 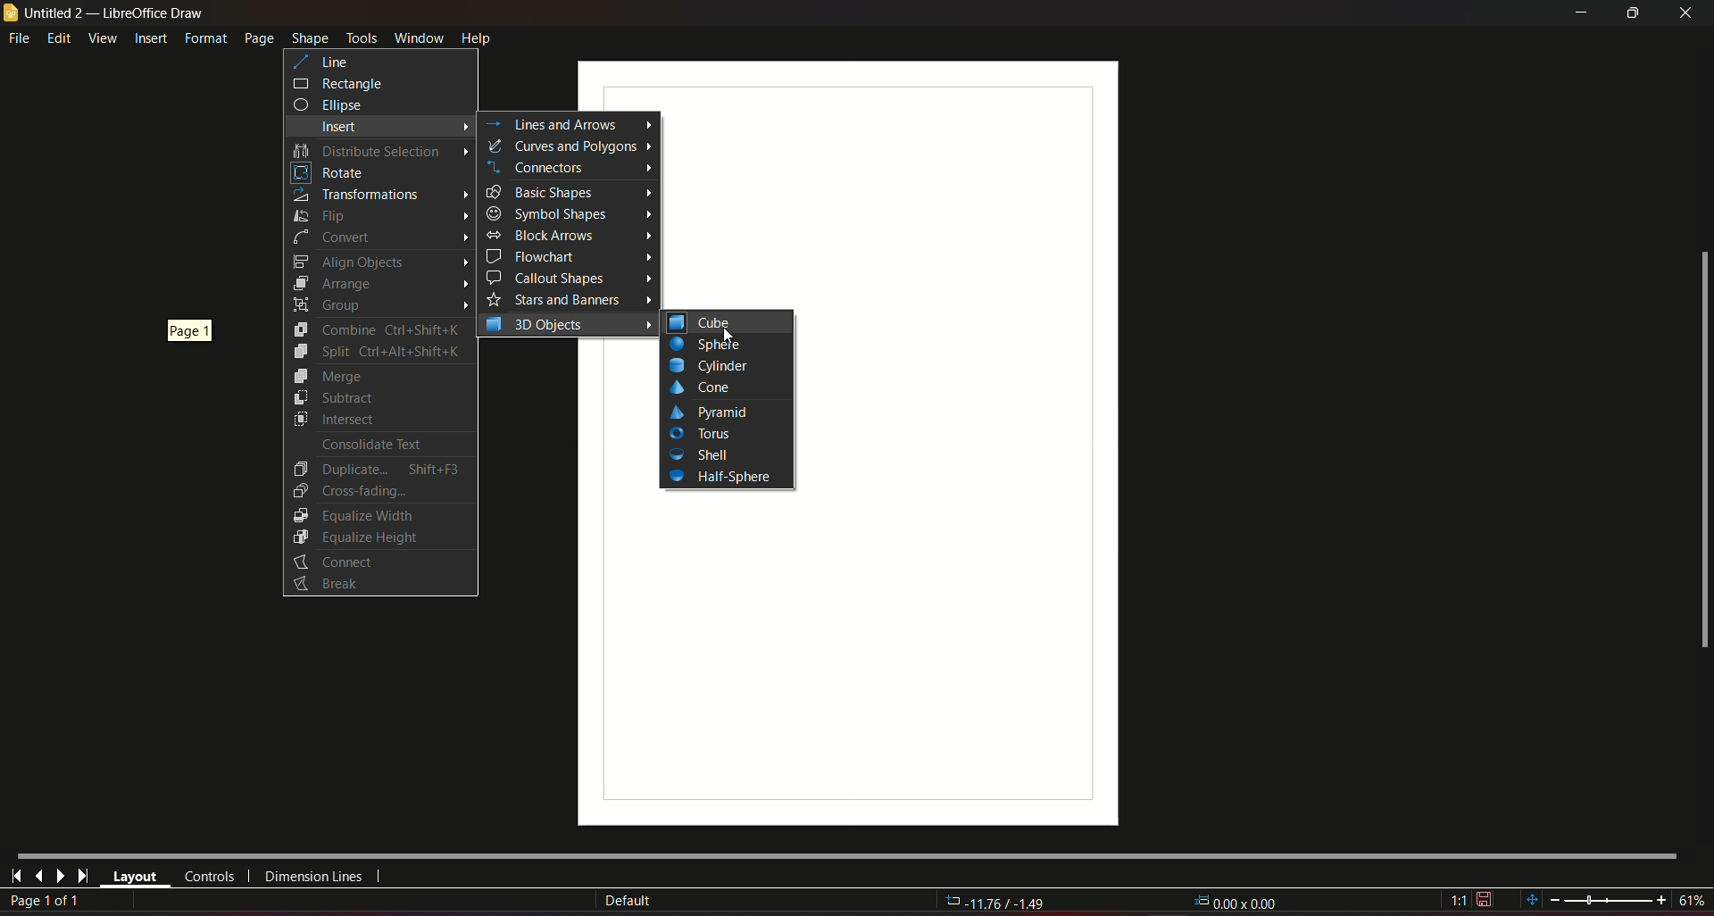 I want to click on Arrow, so click(x=647, y=299).